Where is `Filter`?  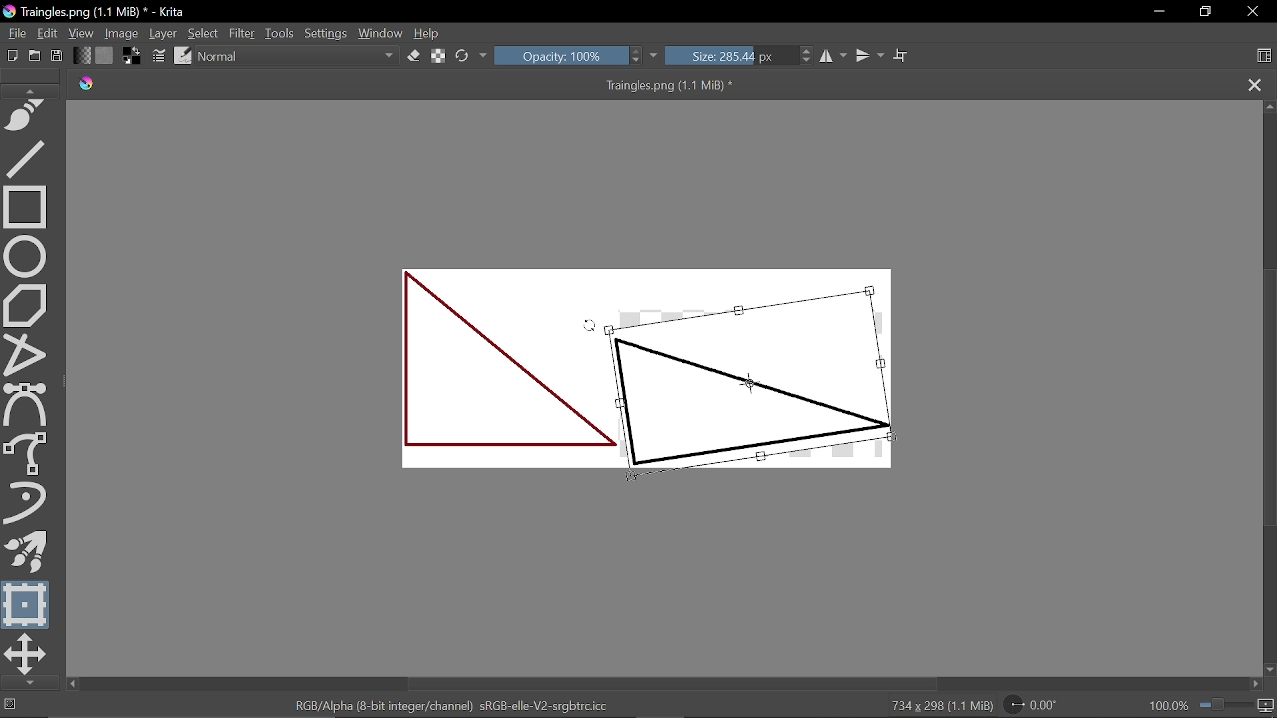 Filter is located at coordinates (241, 33).